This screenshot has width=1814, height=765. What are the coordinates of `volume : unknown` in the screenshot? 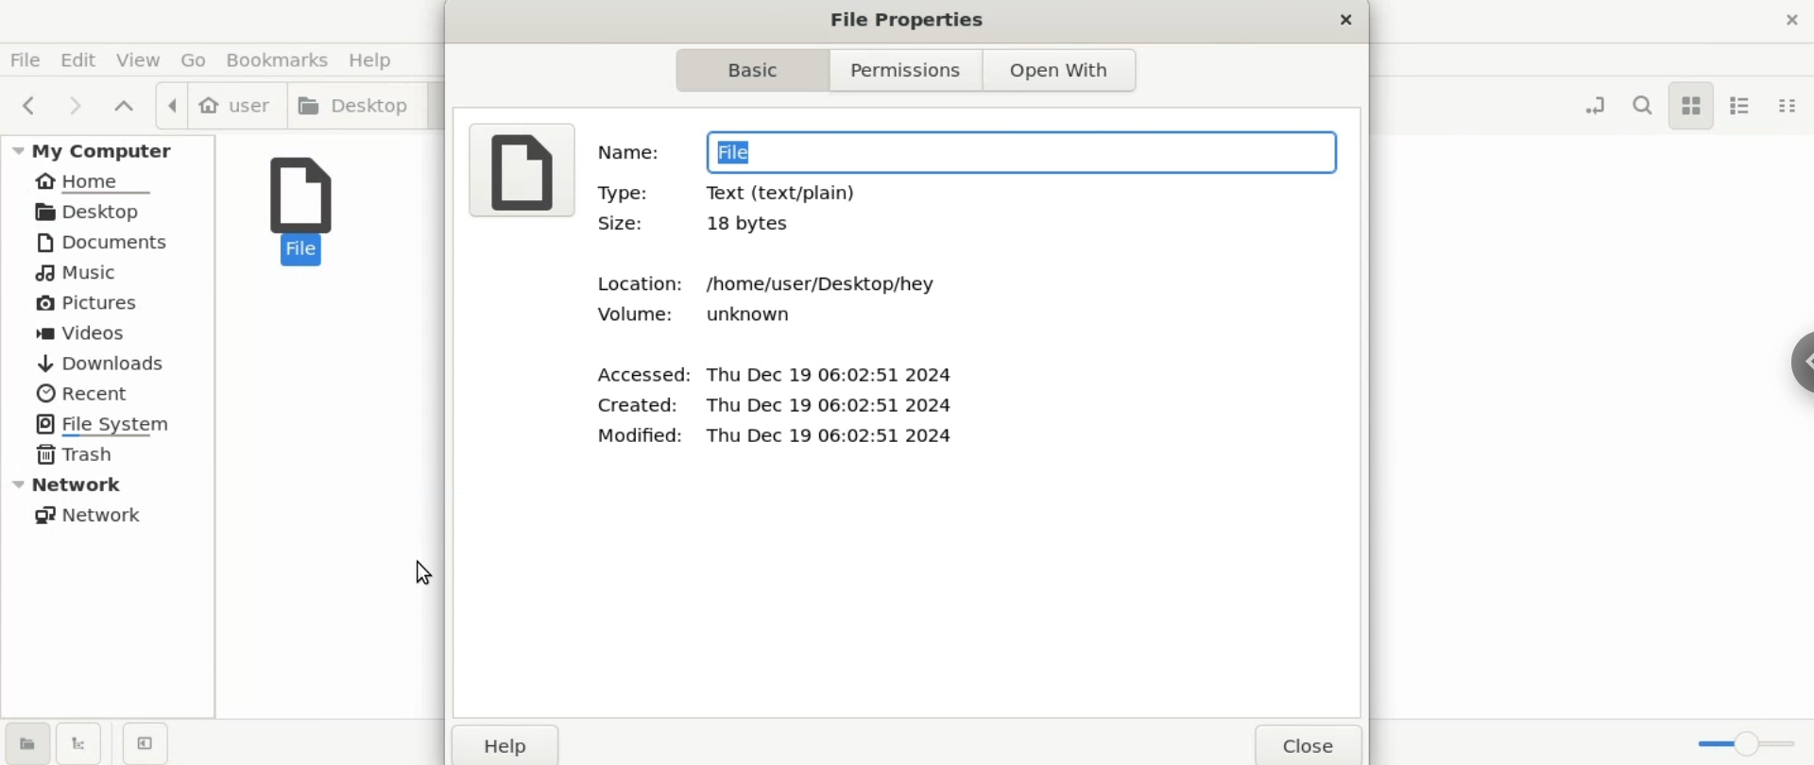 It's located at (699, 314).